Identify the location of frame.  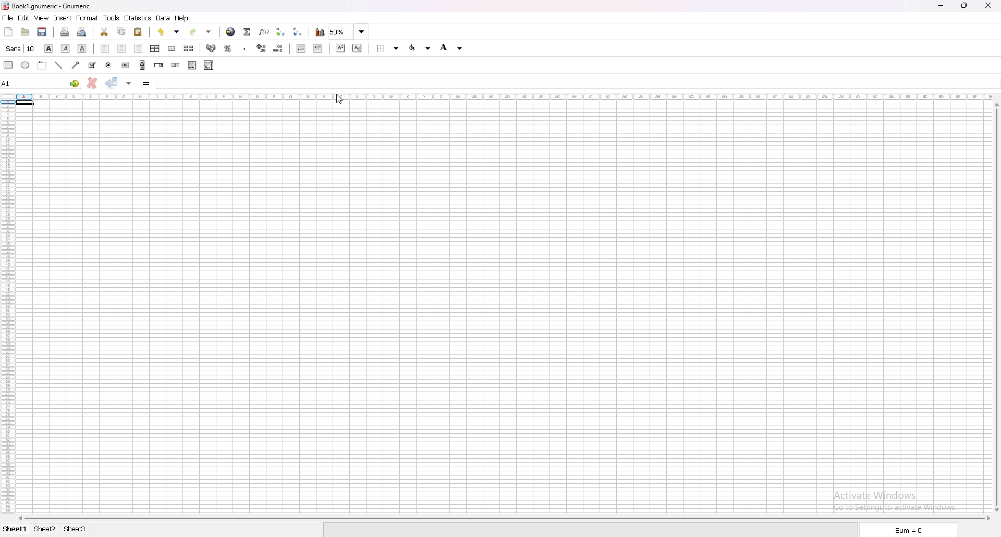
(42, 65).